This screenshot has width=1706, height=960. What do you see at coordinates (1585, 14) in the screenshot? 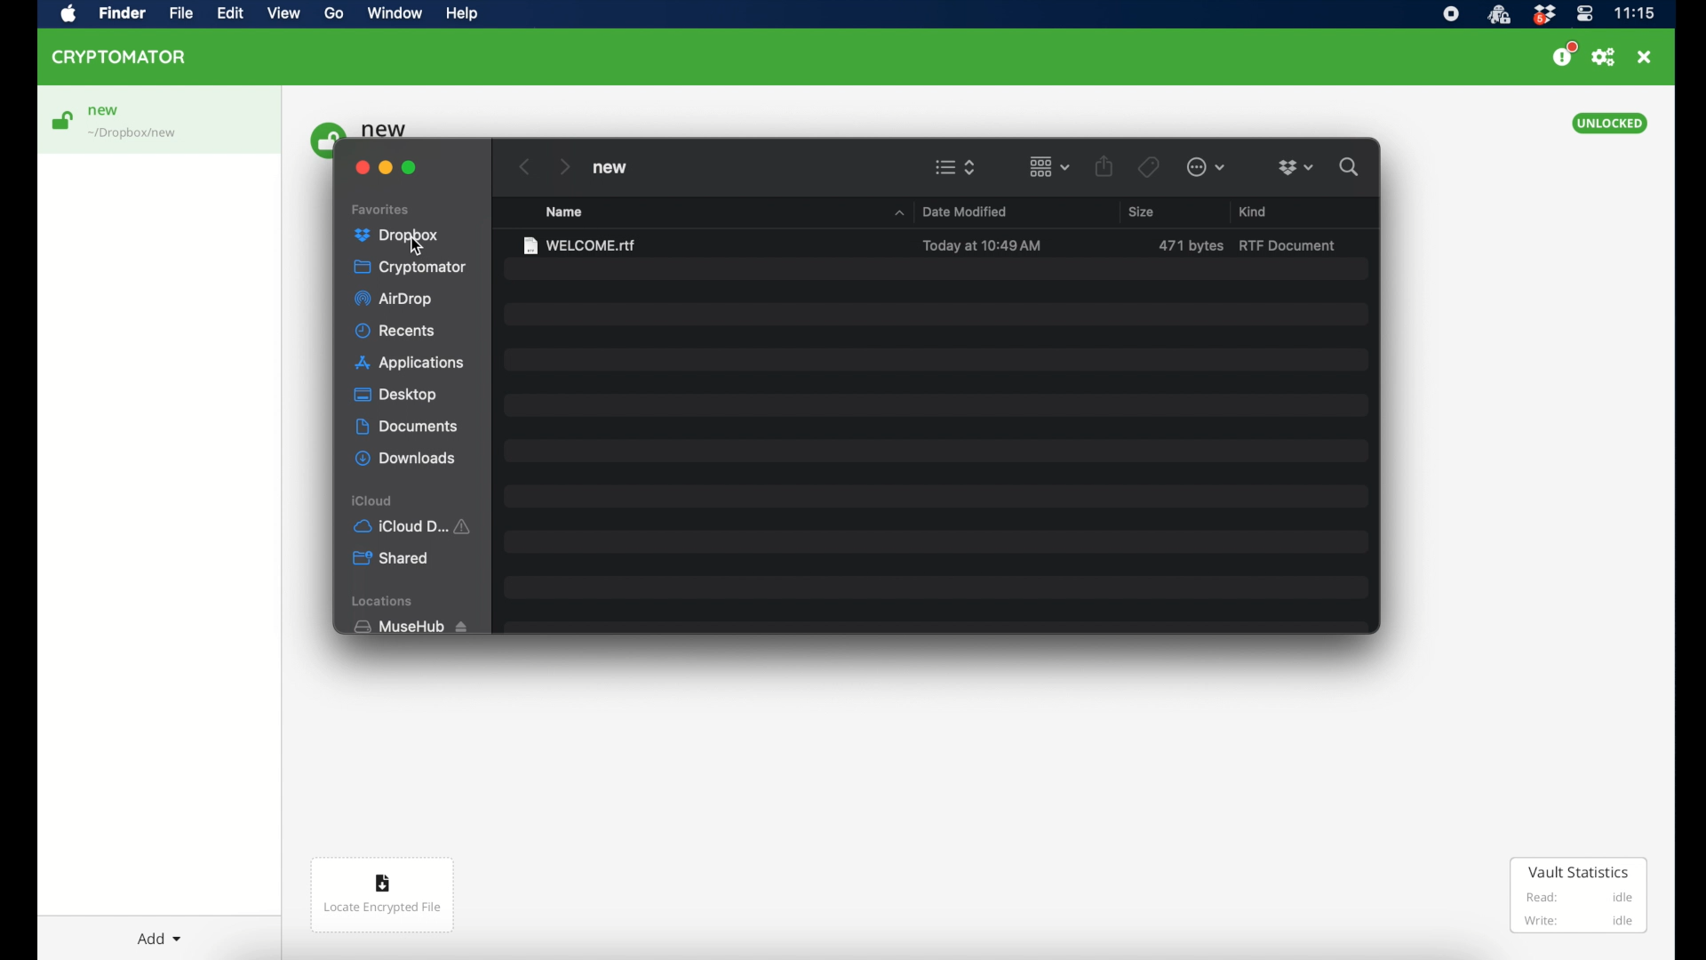
I see `control center` at bounding box center [1585, 14].